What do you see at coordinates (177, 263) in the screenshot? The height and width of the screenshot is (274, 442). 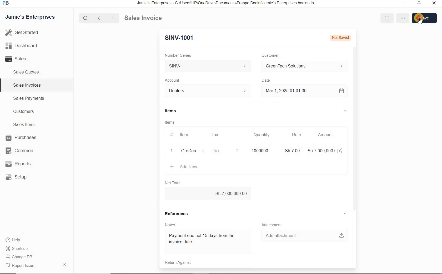 I see `Return Against` at bounding box center [177, 263].